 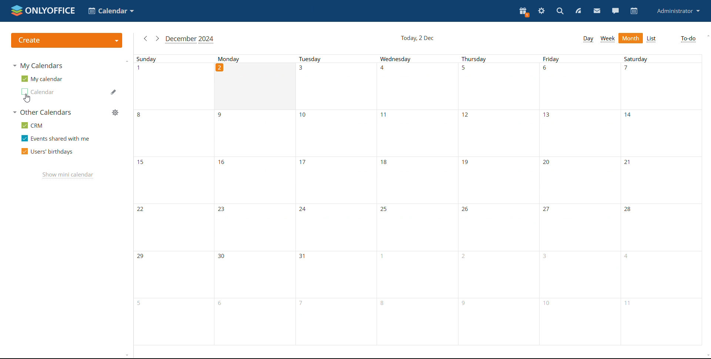 I want to click on 9, so click(x=256, y=132).